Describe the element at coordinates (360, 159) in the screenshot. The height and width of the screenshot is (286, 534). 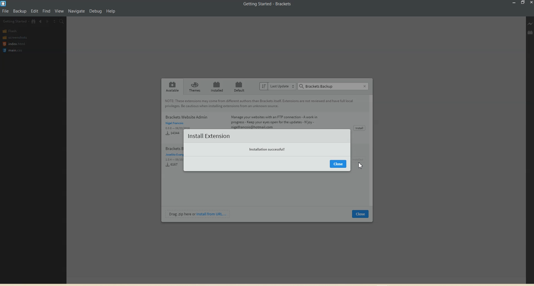
I see `Install` at that location.